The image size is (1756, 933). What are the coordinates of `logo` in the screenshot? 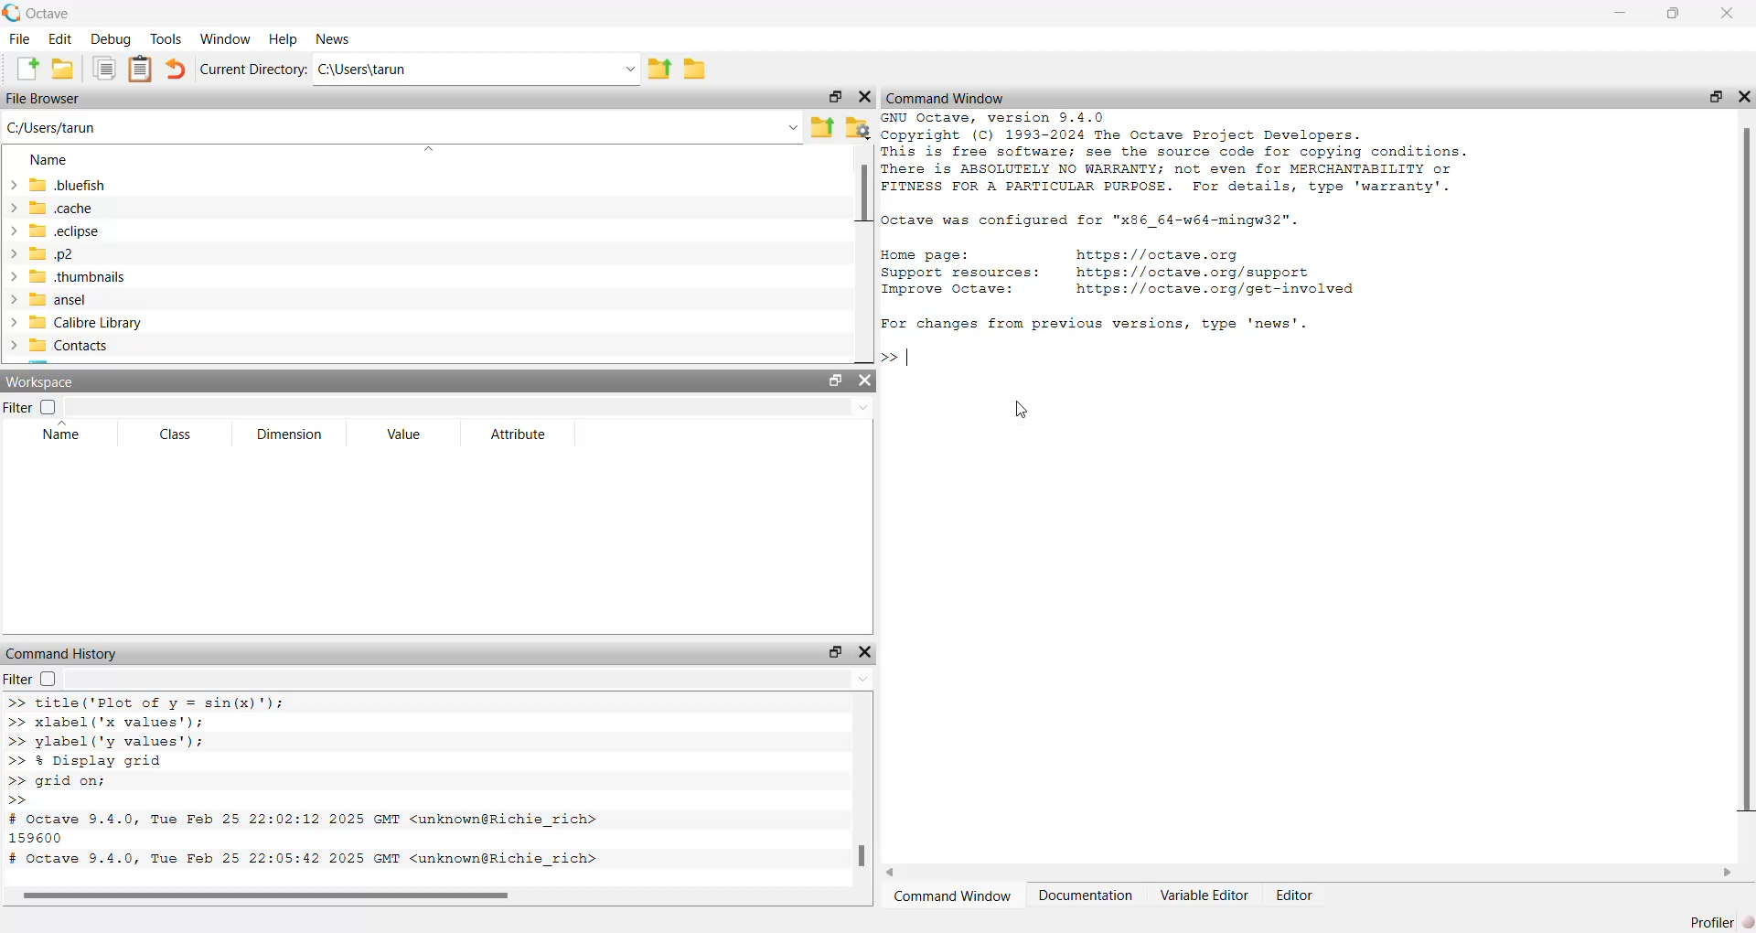 It's located at (11, 13).